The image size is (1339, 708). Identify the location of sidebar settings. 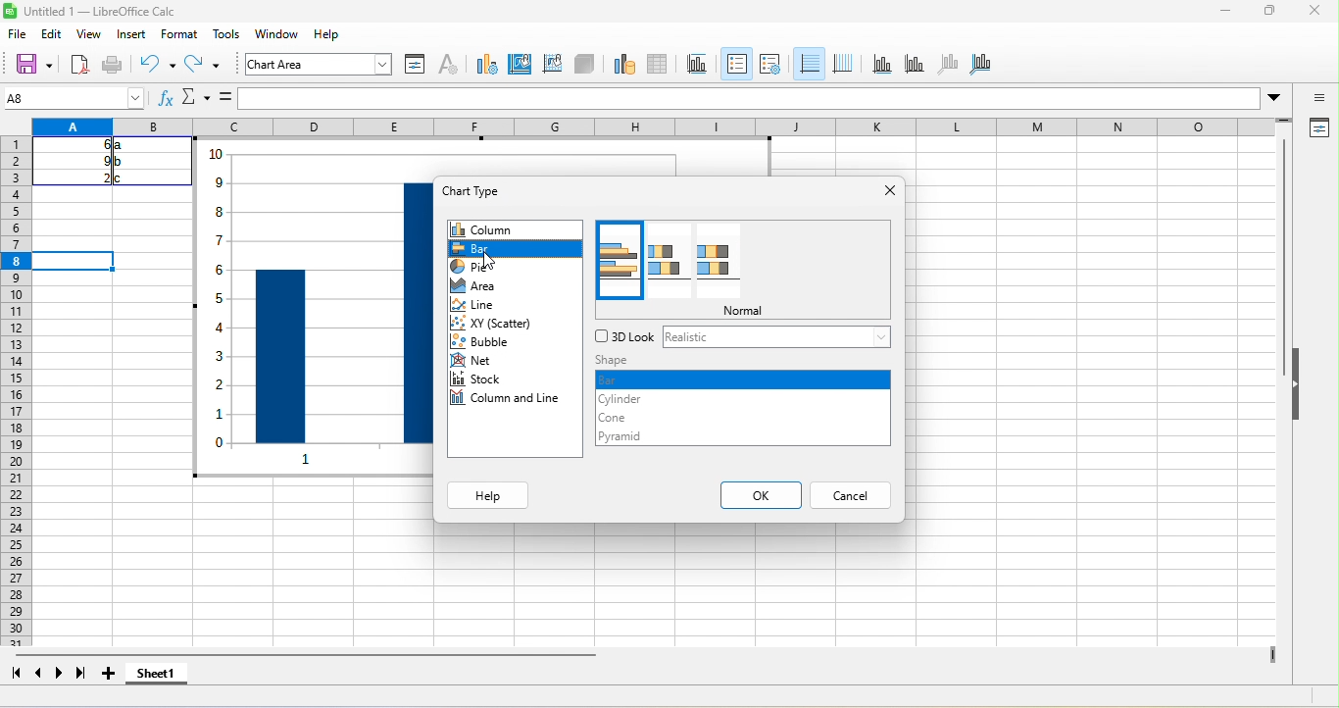
(1313, 100).